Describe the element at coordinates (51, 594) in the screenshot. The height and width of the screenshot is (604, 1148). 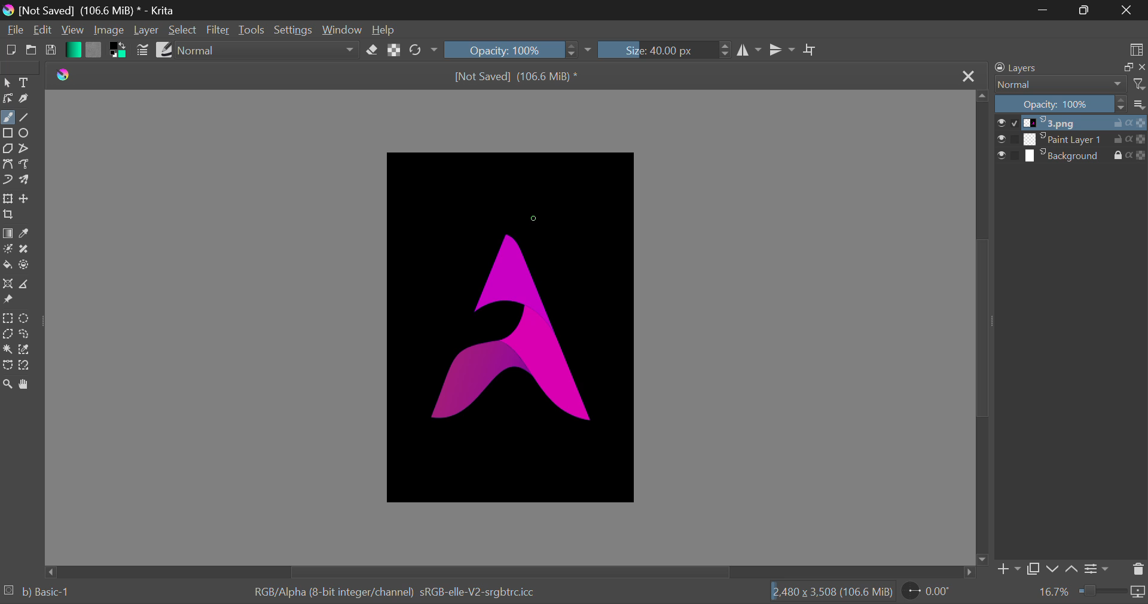
I see `b) Basic 1` at that location.